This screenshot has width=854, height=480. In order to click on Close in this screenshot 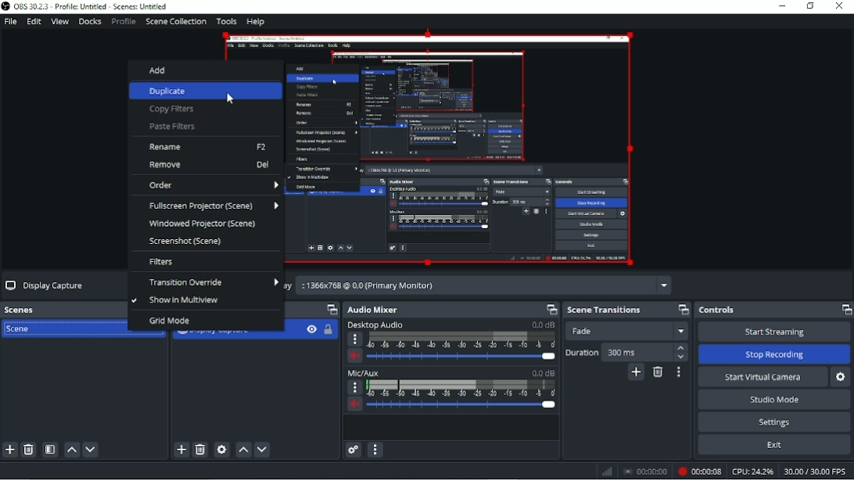, I will do `click(840, 7)`.